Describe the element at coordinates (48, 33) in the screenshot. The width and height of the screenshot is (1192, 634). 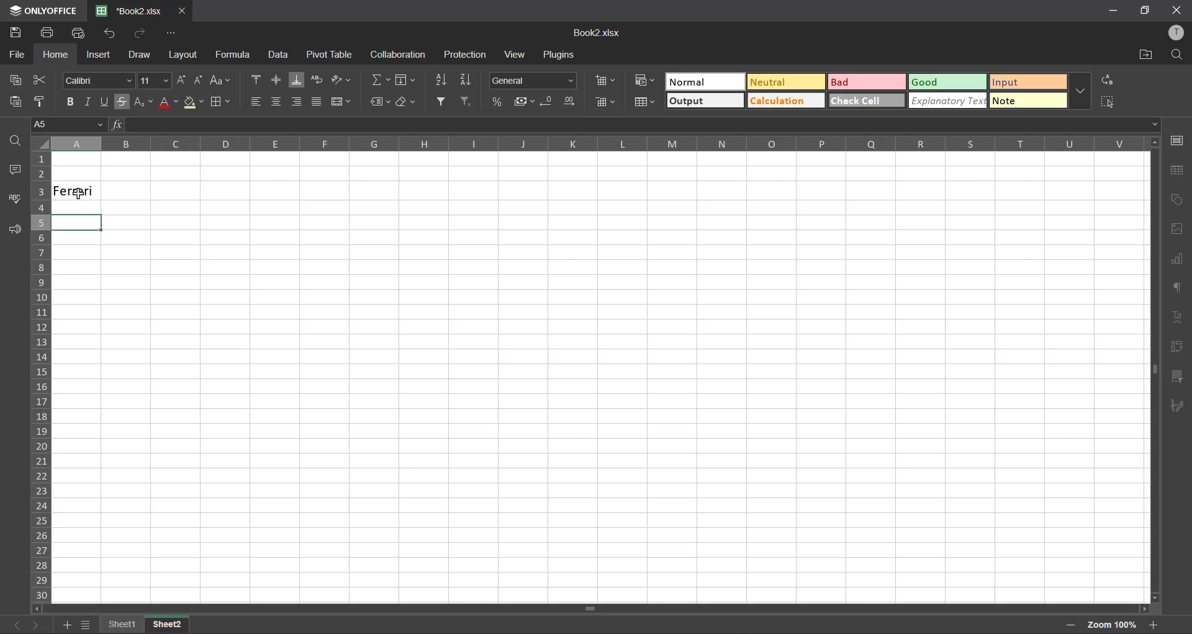
I see `print` at that location.